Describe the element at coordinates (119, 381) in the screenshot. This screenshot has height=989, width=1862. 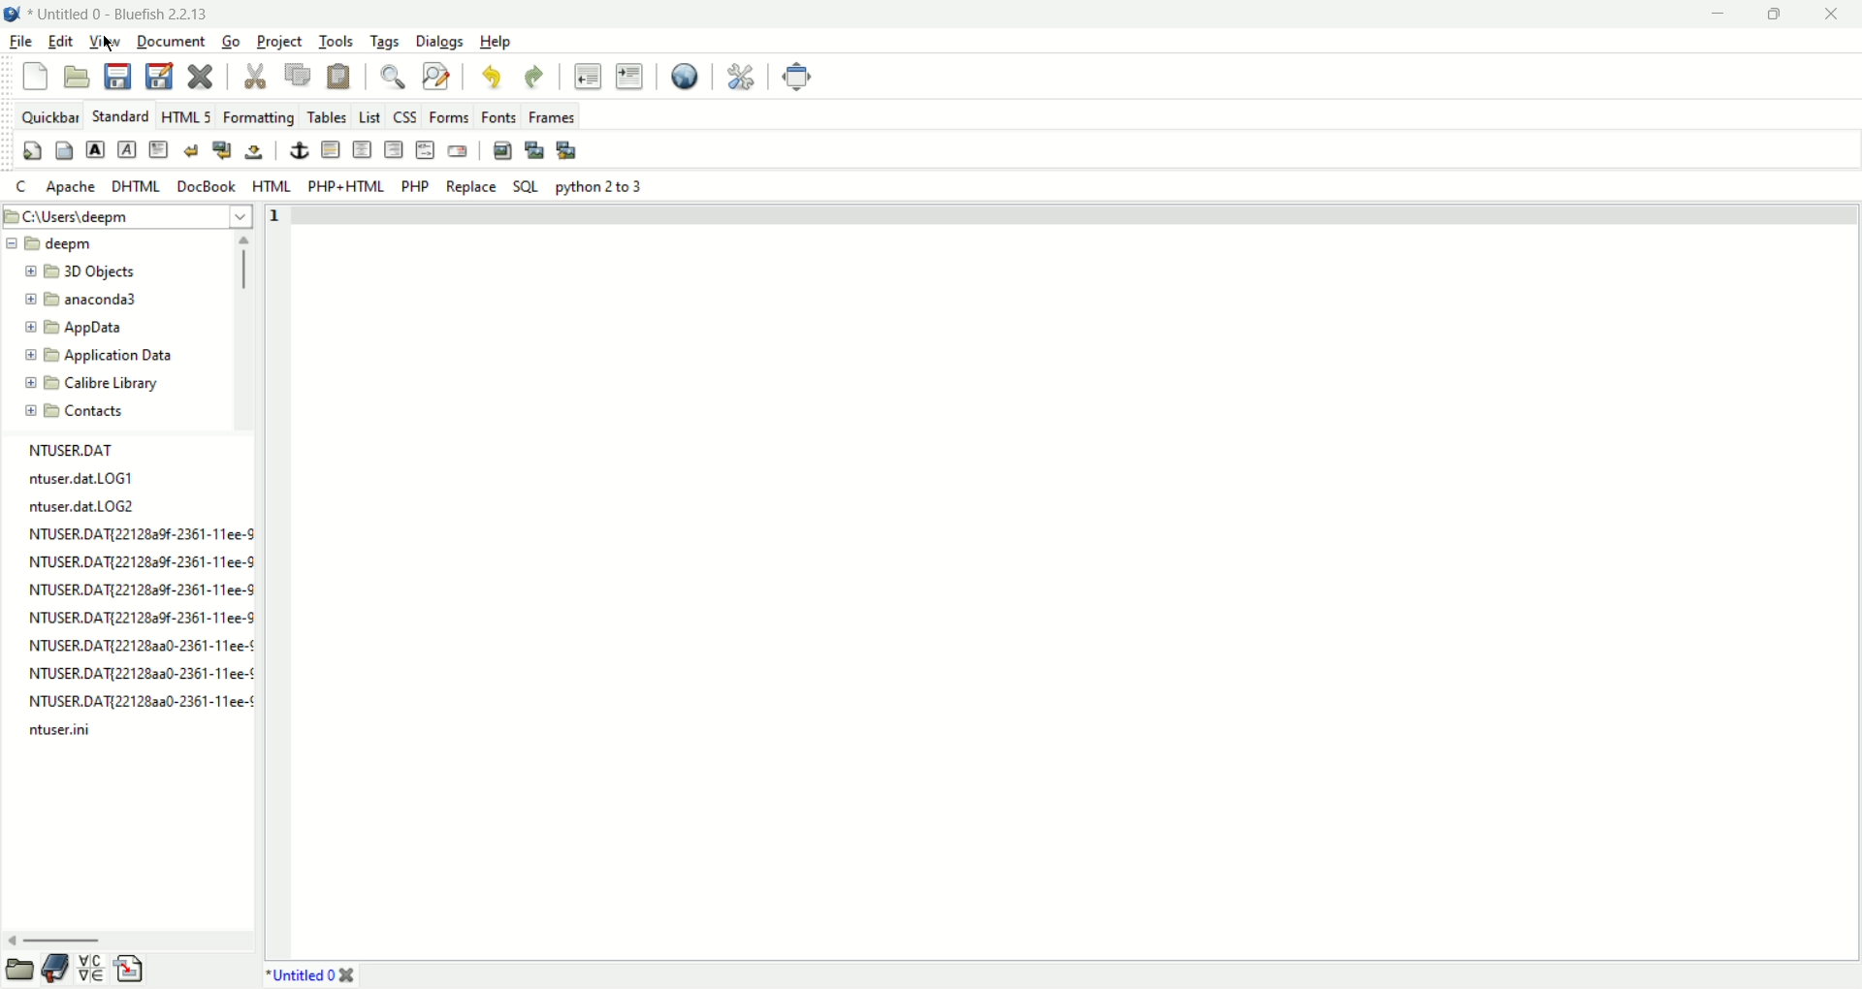
I see `new folder` at that location.